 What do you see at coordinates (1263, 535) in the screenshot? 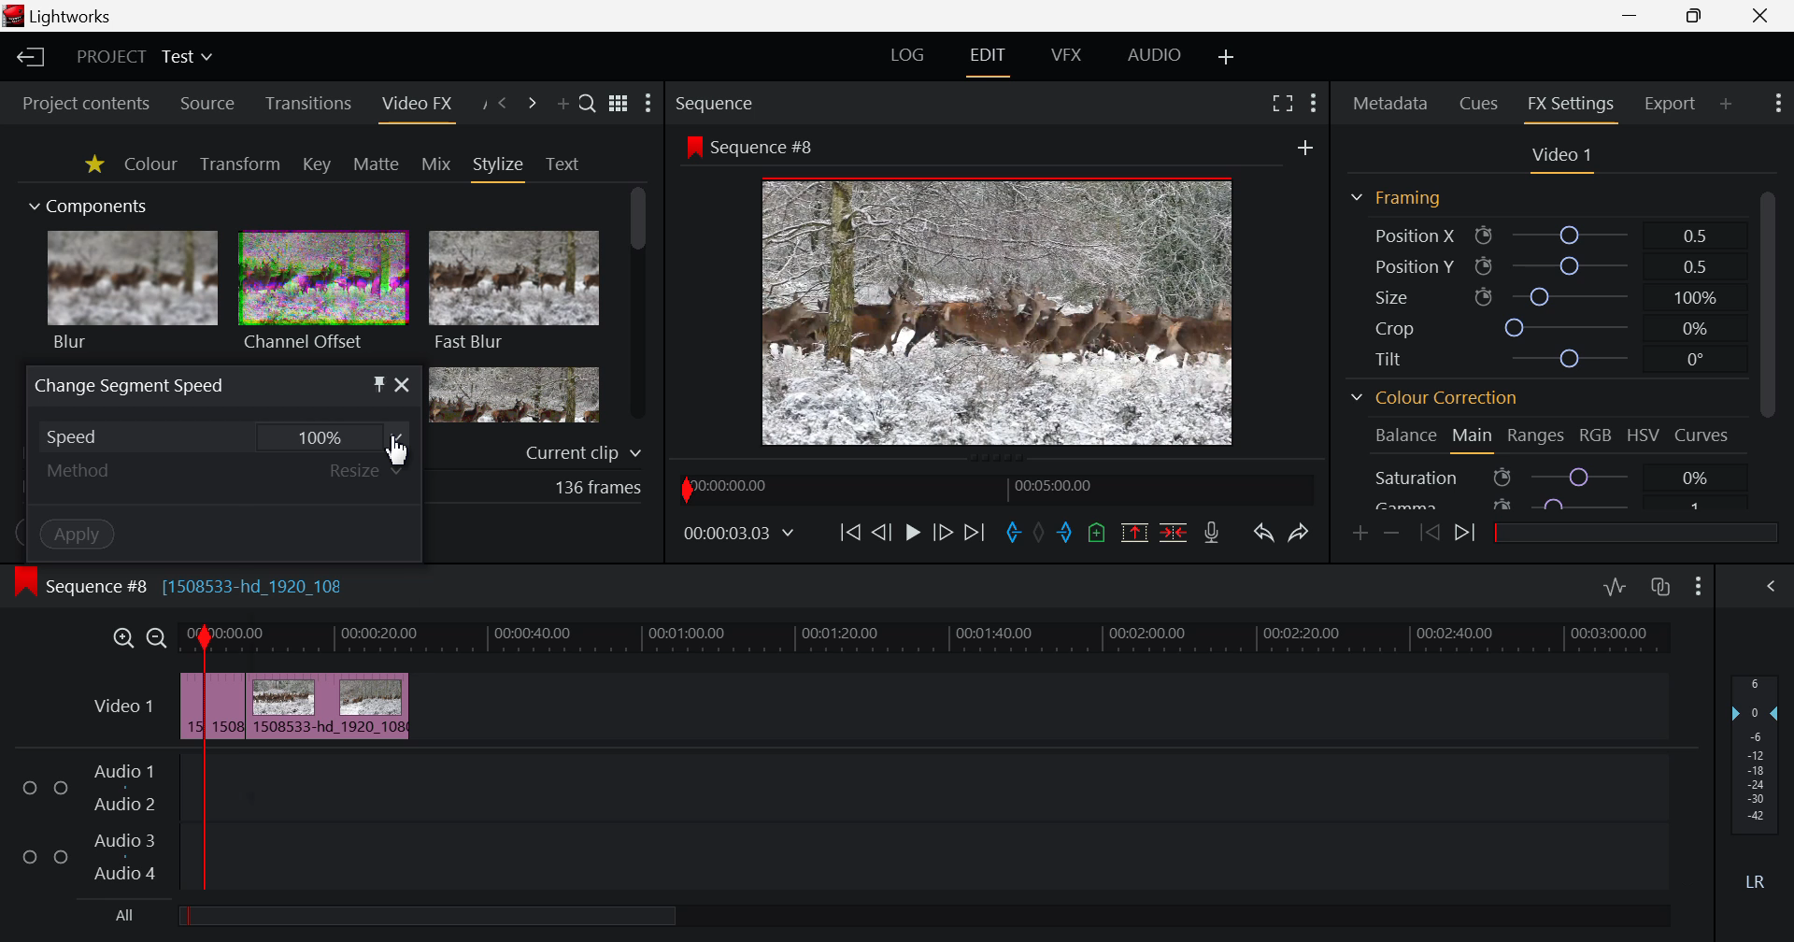
I see `Undo` at bounding box center [1263, 535].